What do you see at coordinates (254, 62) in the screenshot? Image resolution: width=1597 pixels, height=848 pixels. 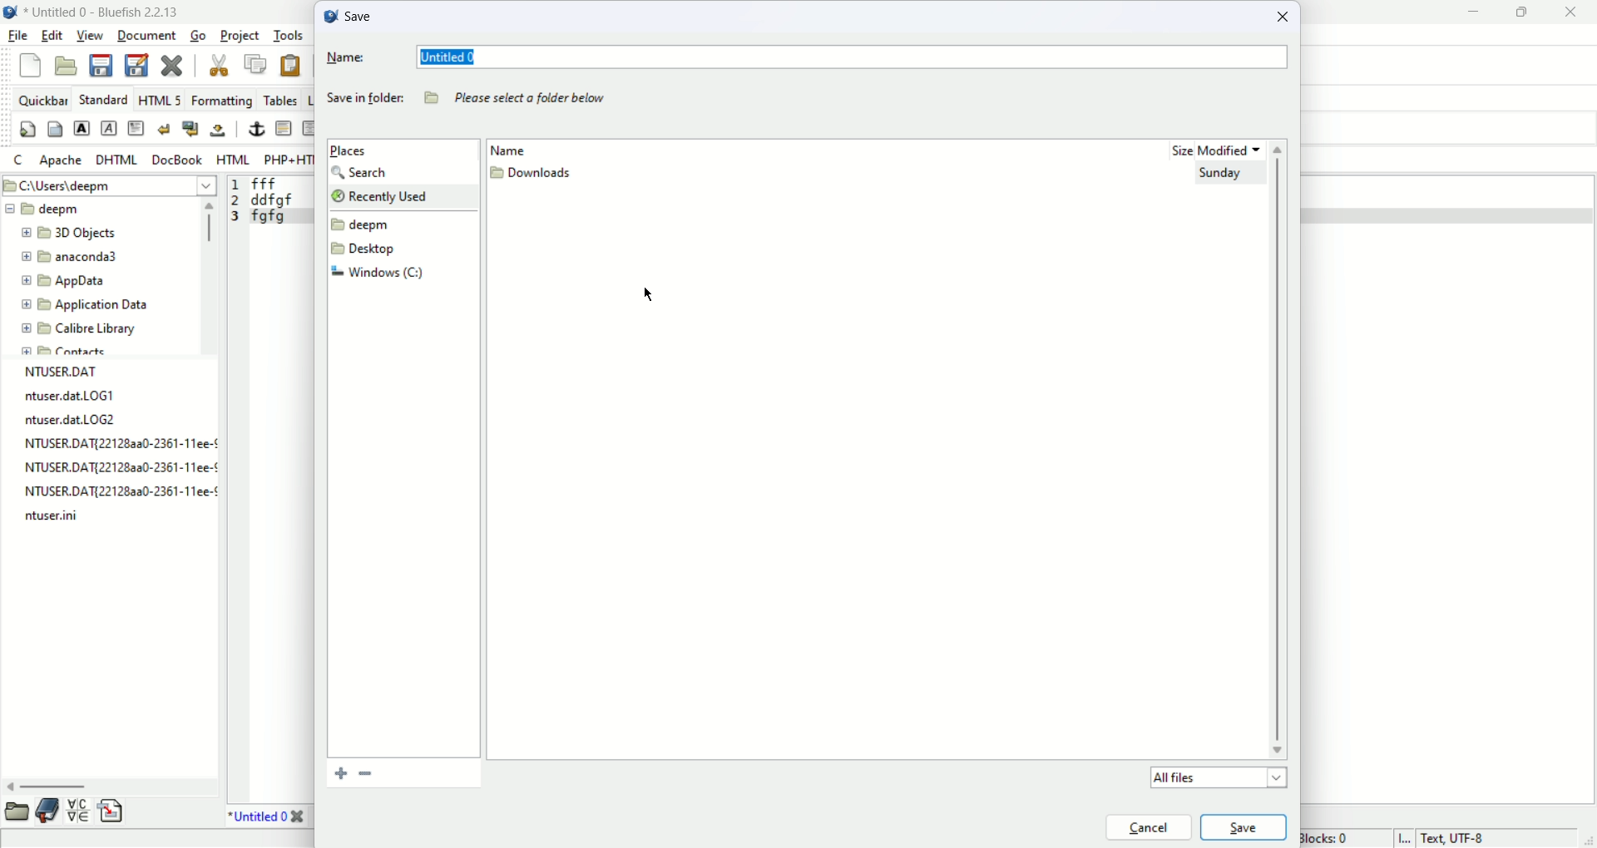 I see `copy` at bounding box center [254, 62].